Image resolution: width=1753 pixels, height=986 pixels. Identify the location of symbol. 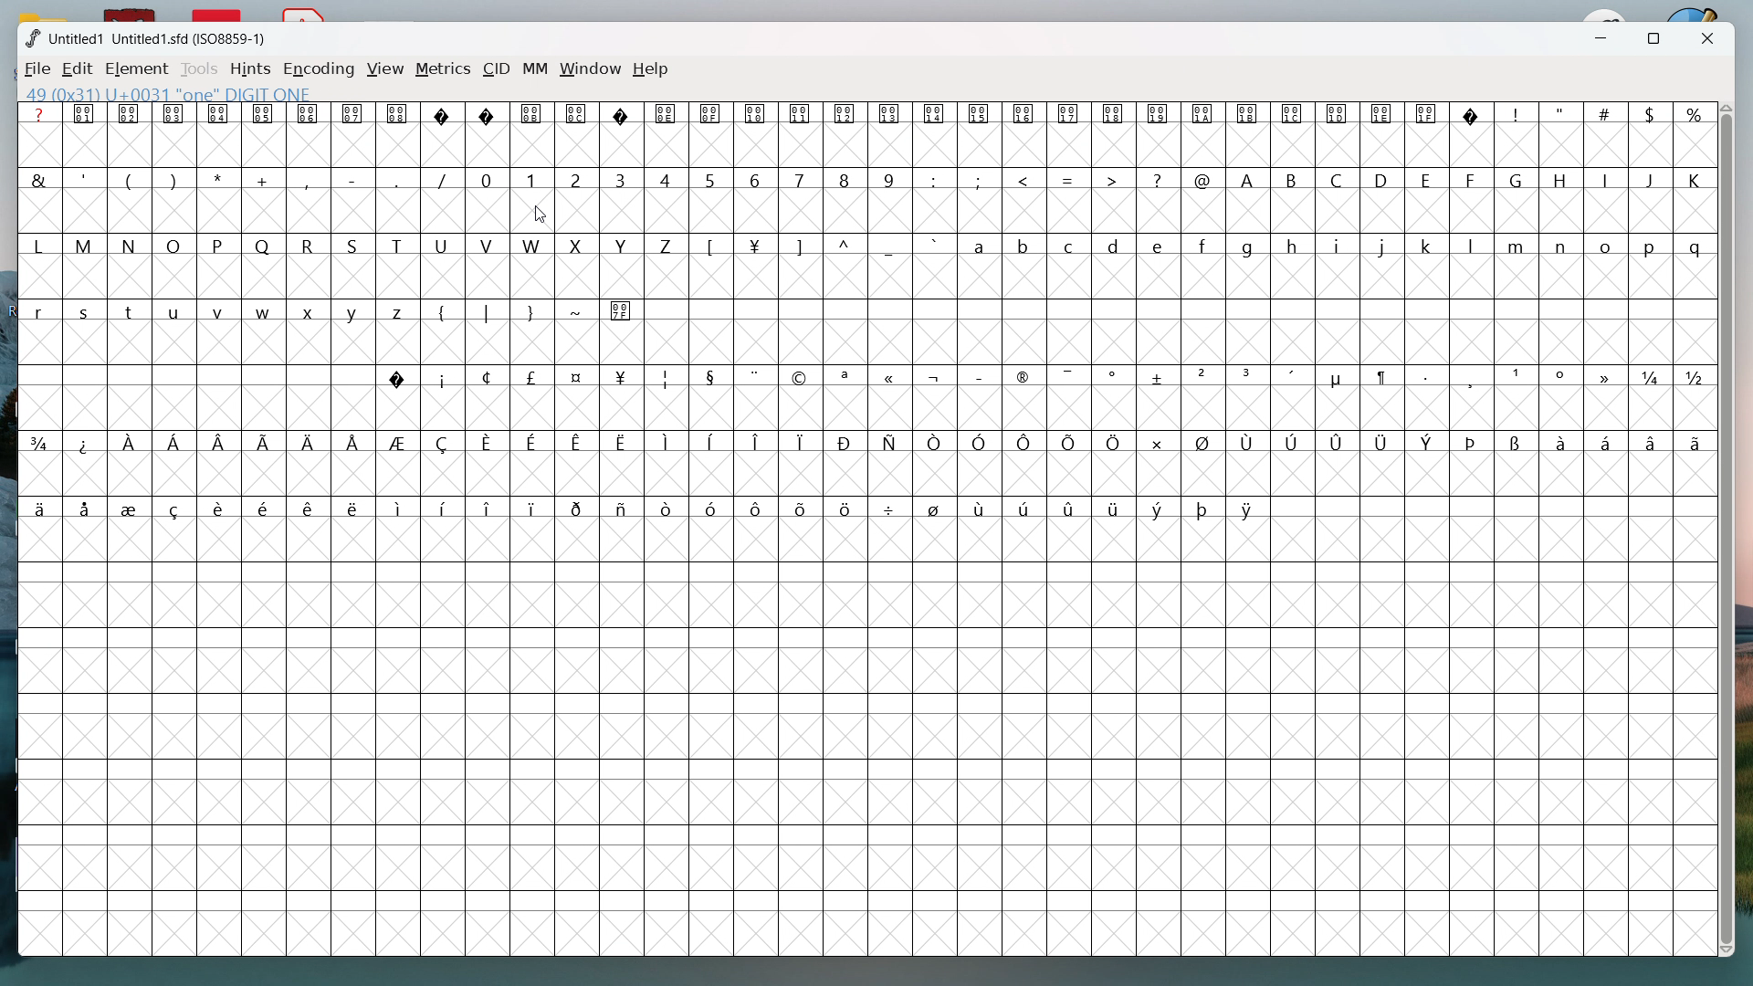
(265, 508).